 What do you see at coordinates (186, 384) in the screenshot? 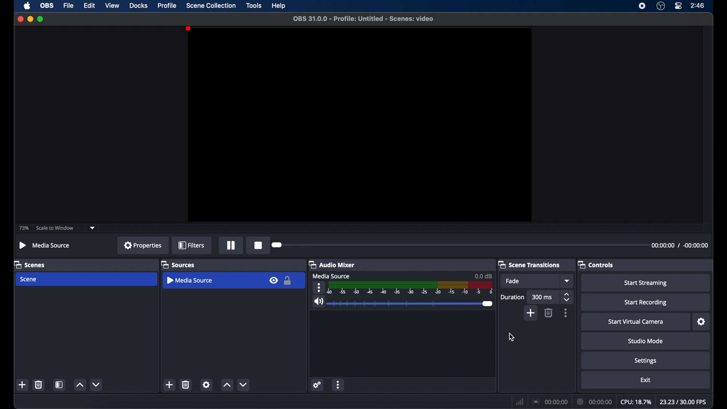
I see `delete` at bounding box center [186, 384].